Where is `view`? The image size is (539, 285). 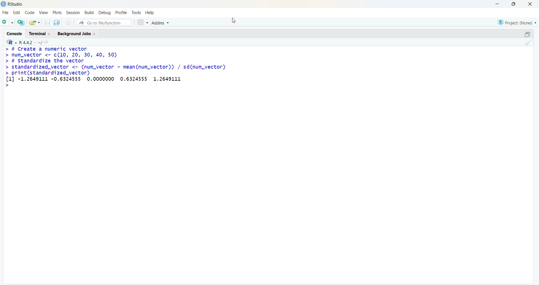 view is located at coordinates (44, 13).